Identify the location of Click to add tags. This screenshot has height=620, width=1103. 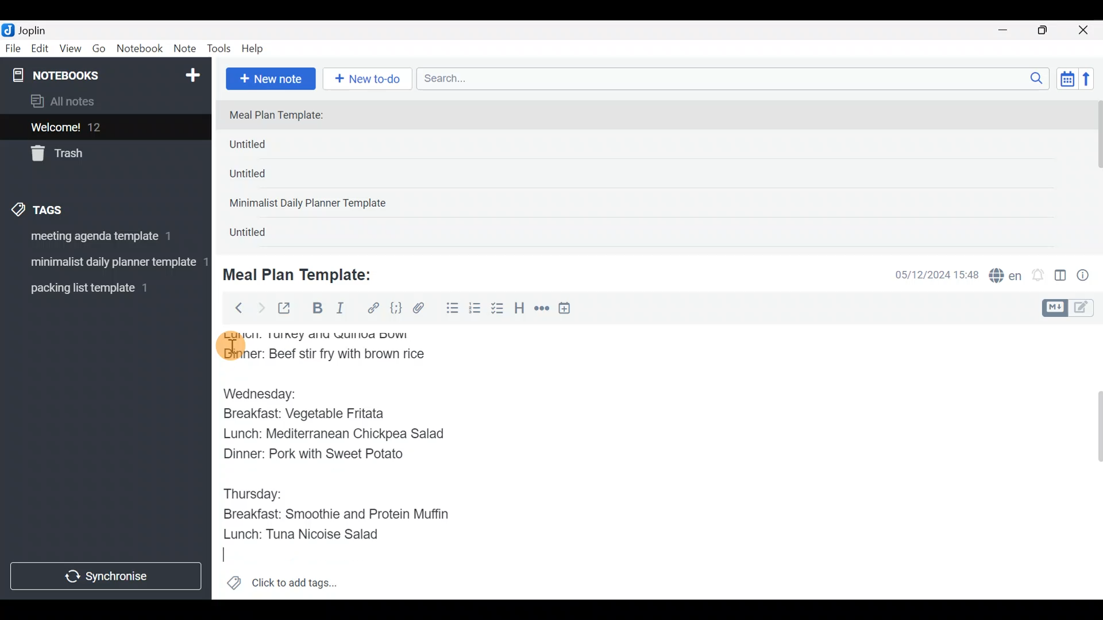
(281, 587).